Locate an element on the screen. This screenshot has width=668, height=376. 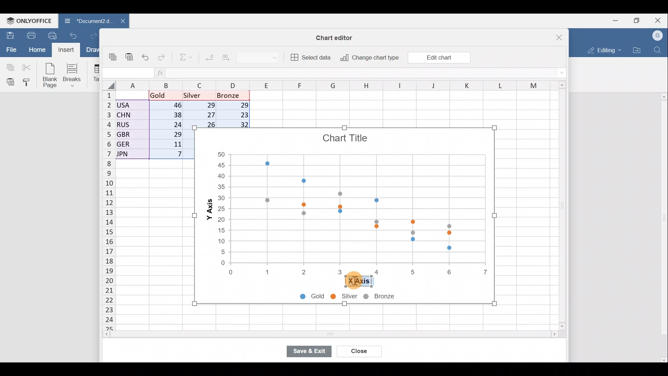
Draw is located at coordinates (92, 50).